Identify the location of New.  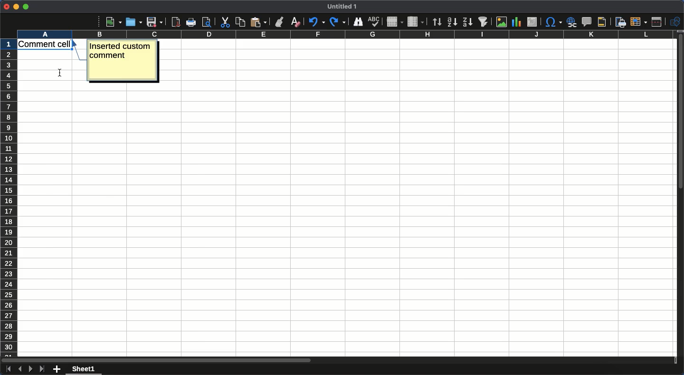
(112, 22).